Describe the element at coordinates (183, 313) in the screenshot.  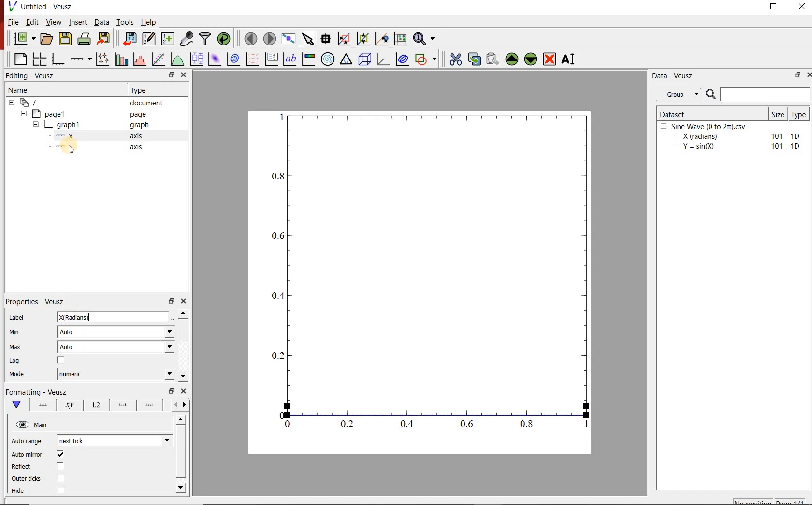
I see `Up` at that location.